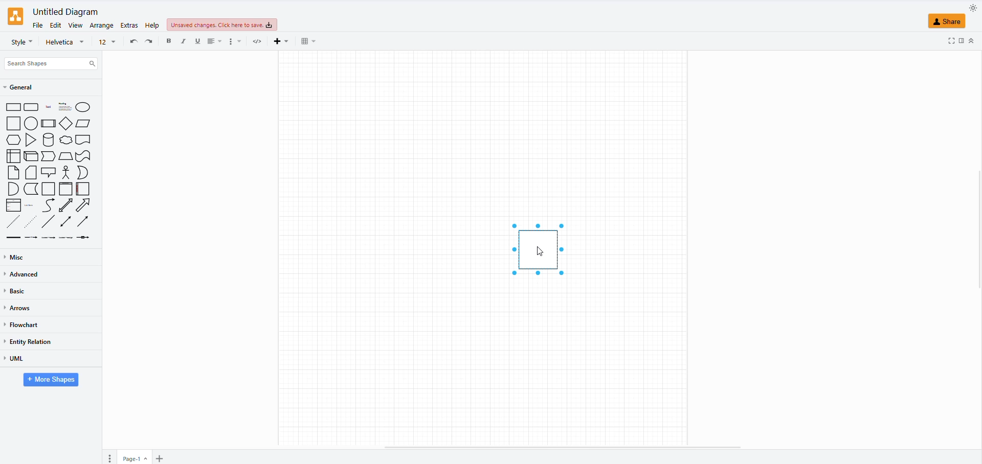  What do you see at coordinates (14, 172) in the screenshot?
I see `note` at bounding box center [14, 172].